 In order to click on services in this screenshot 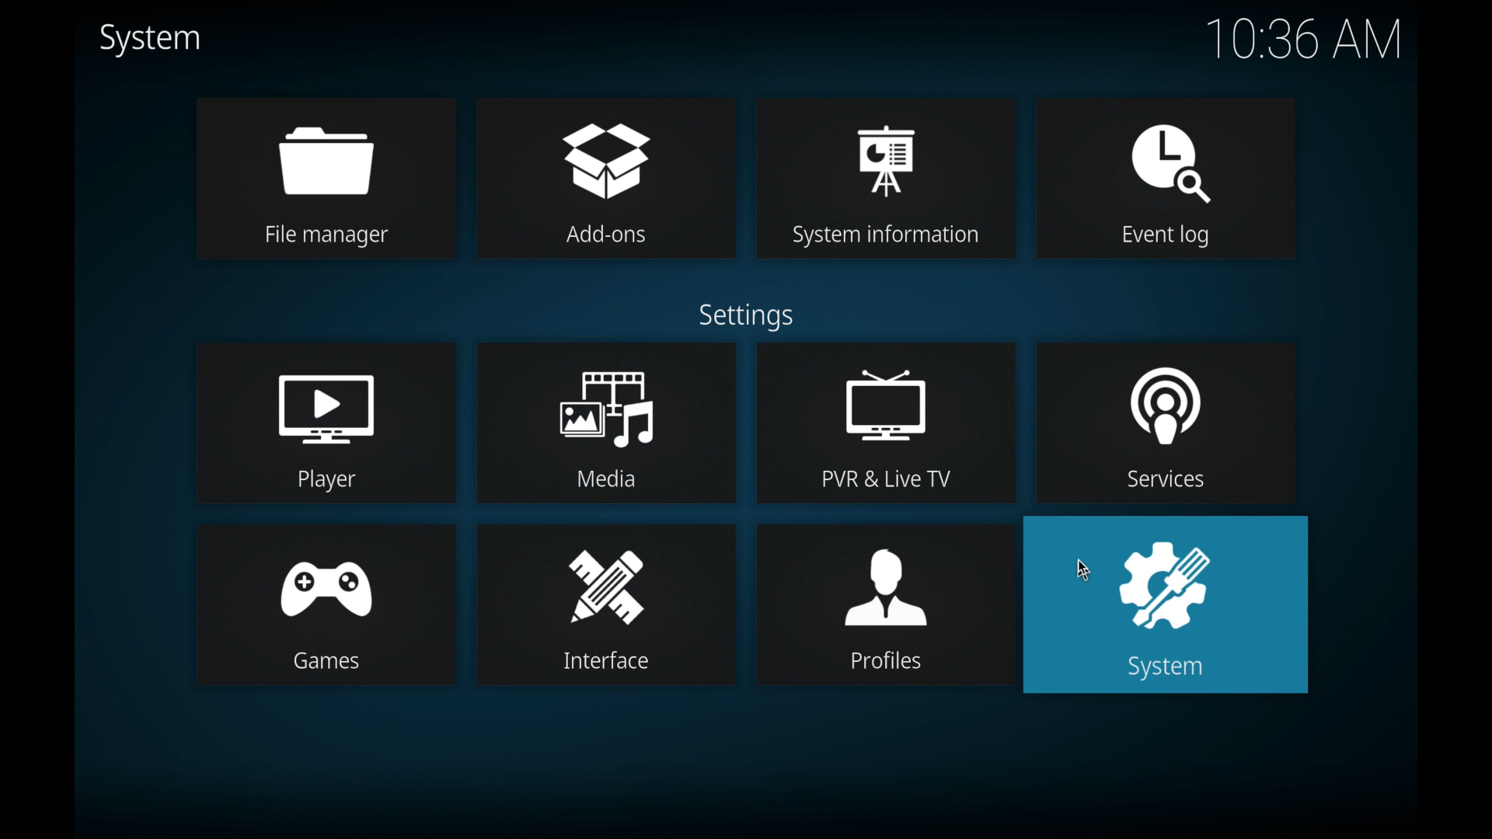, I will do `click(1167, 421)`.